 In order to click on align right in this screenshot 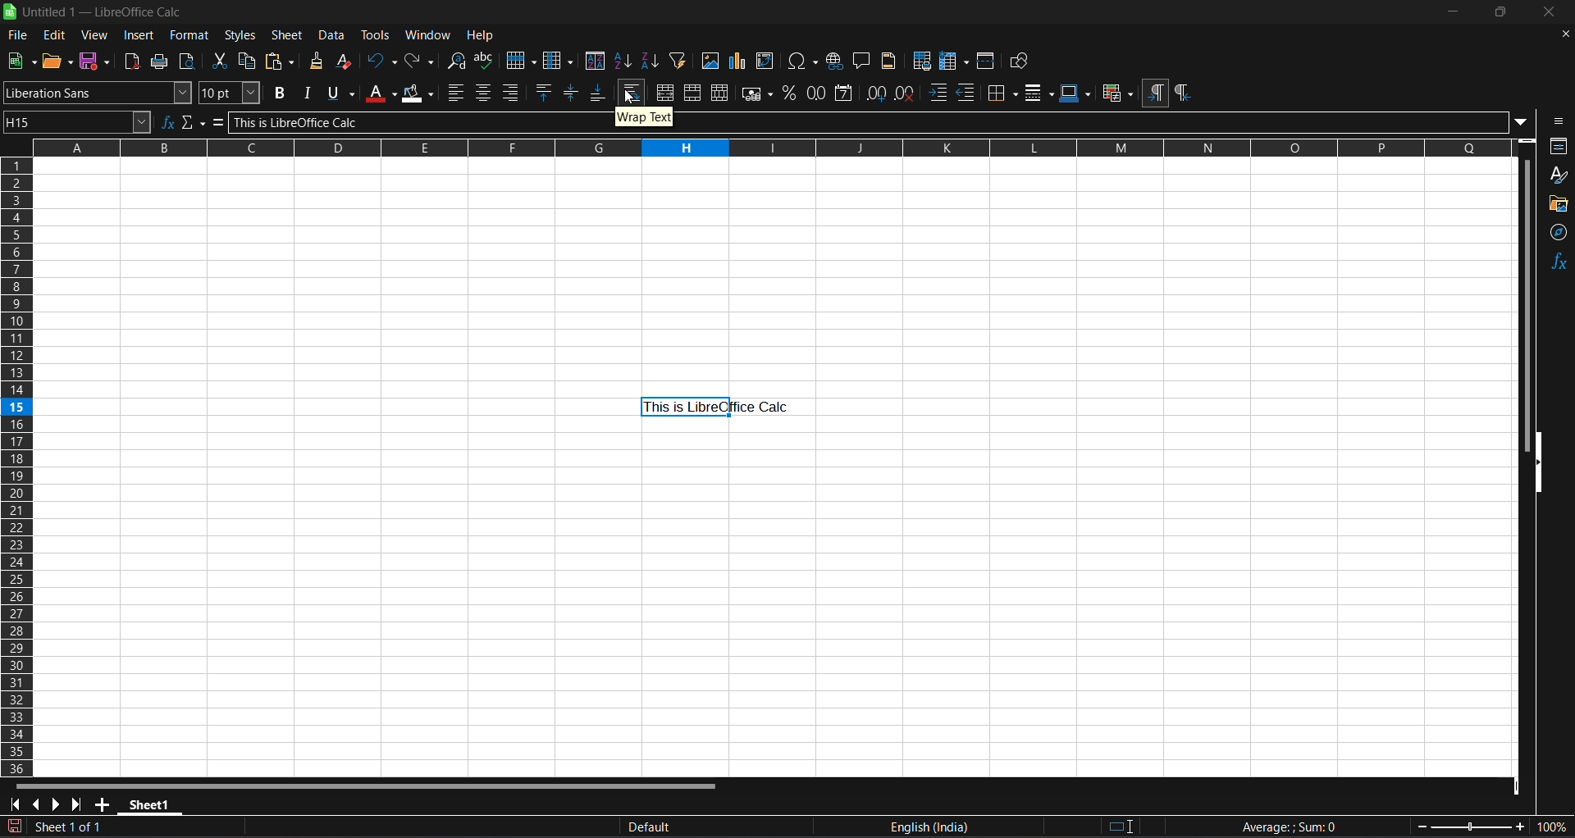, I will do `click(511, 92)`.